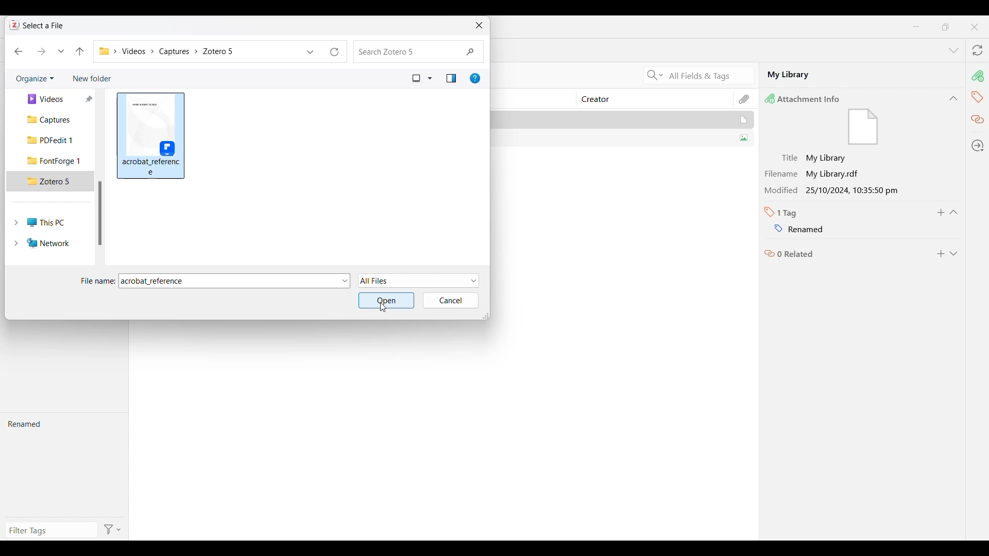  What do you see at coordinates (61, 51) in the screenshot?
I see `Recent locations` at bounding box center [61, 51].